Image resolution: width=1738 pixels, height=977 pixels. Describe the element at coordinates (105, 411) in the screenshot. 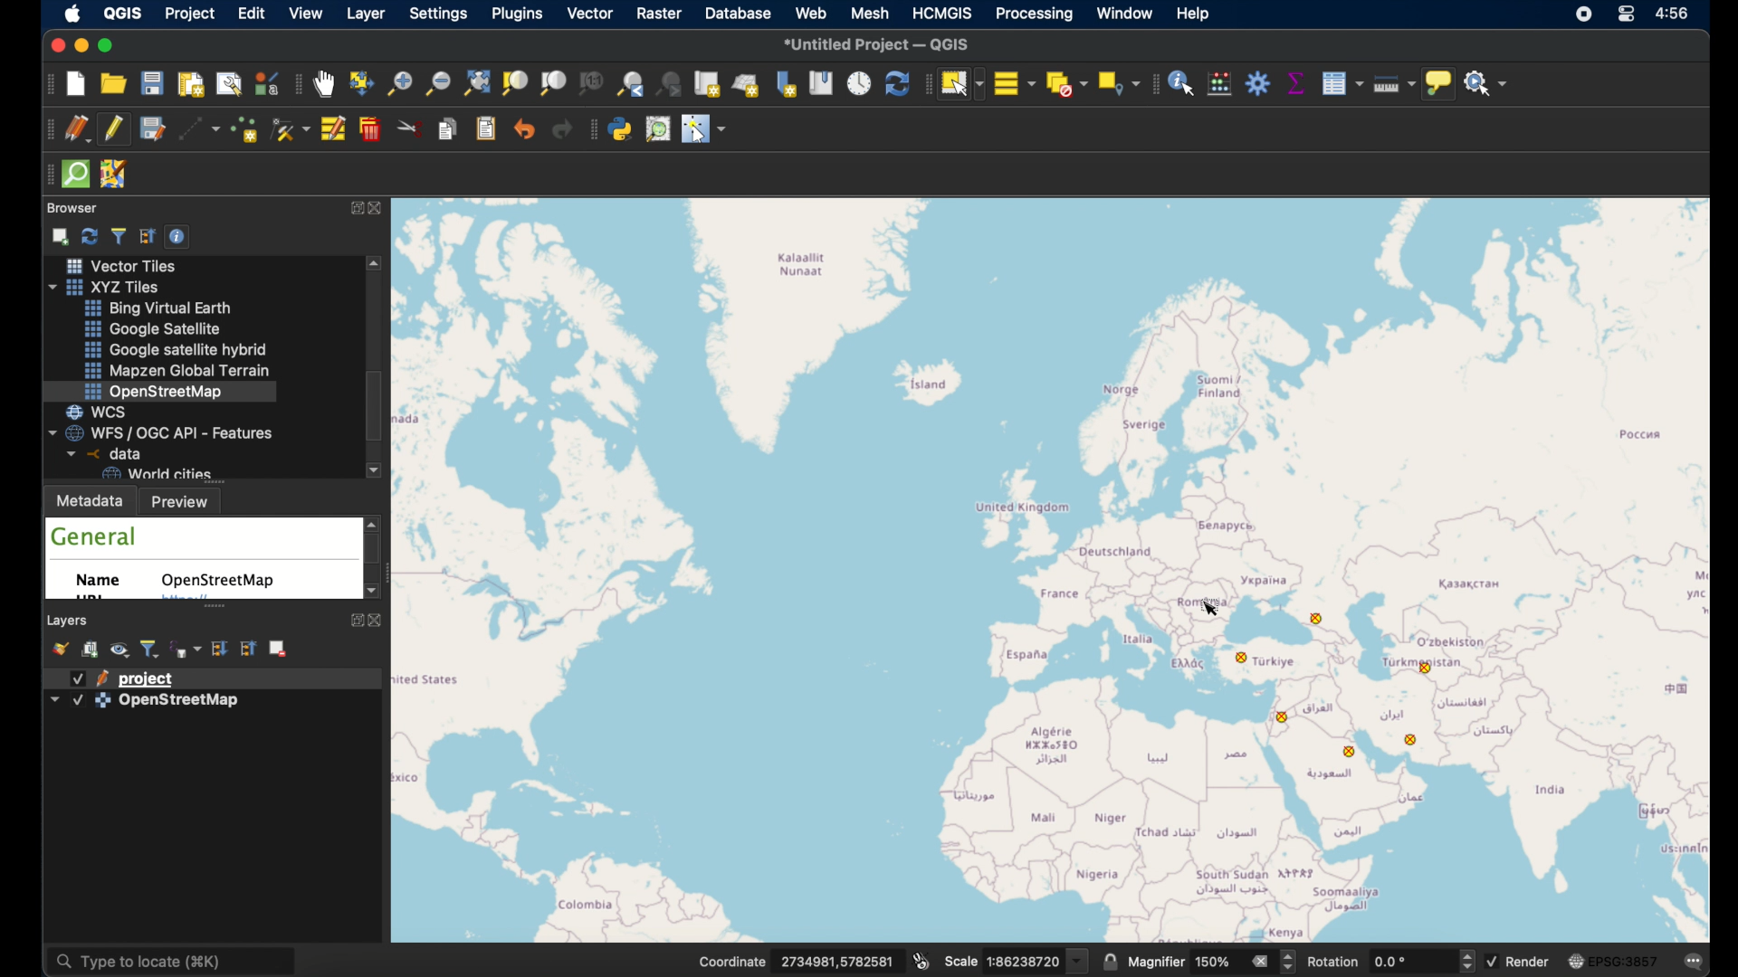

I see `wcs` at that location.